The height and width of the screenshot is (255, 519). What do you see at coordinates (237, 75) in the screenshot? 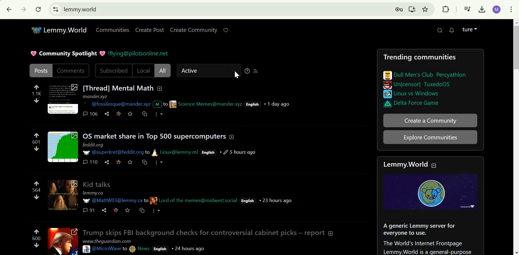
I see `cursor` at bounding box center [237, 75].